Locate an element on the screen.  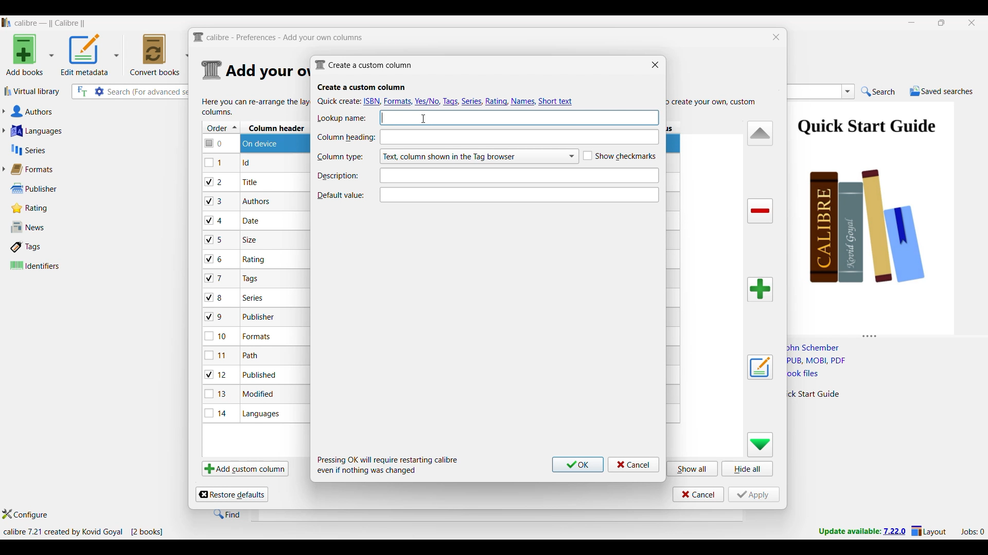
Tags is located at coordinates (48, 247).